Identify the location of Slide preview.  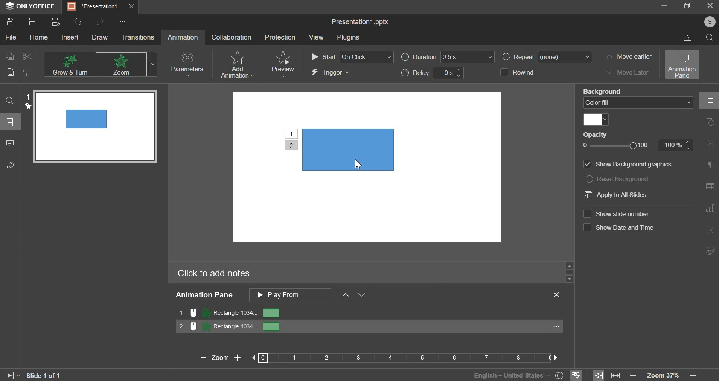
(91, 128).